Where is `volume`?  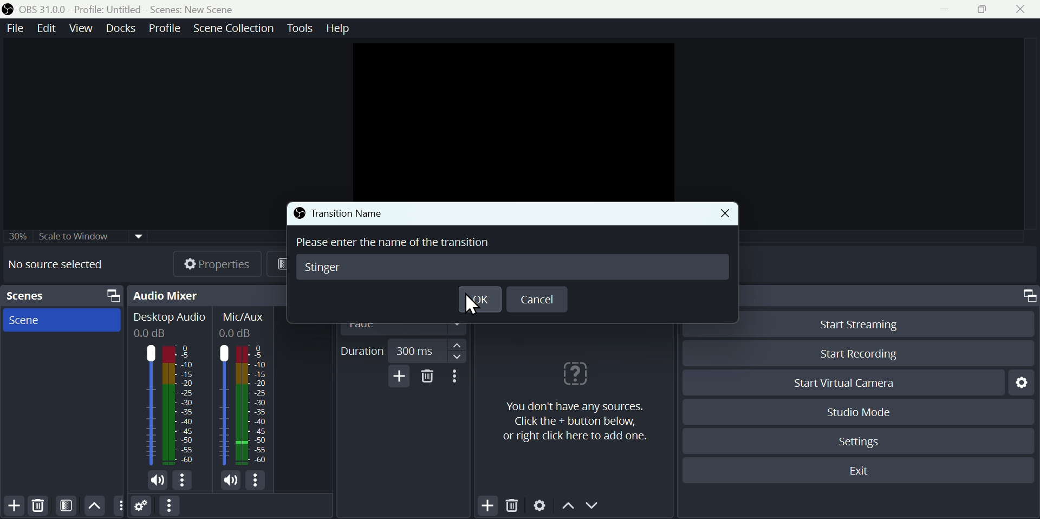 volume is located at coordinates (233, 482).